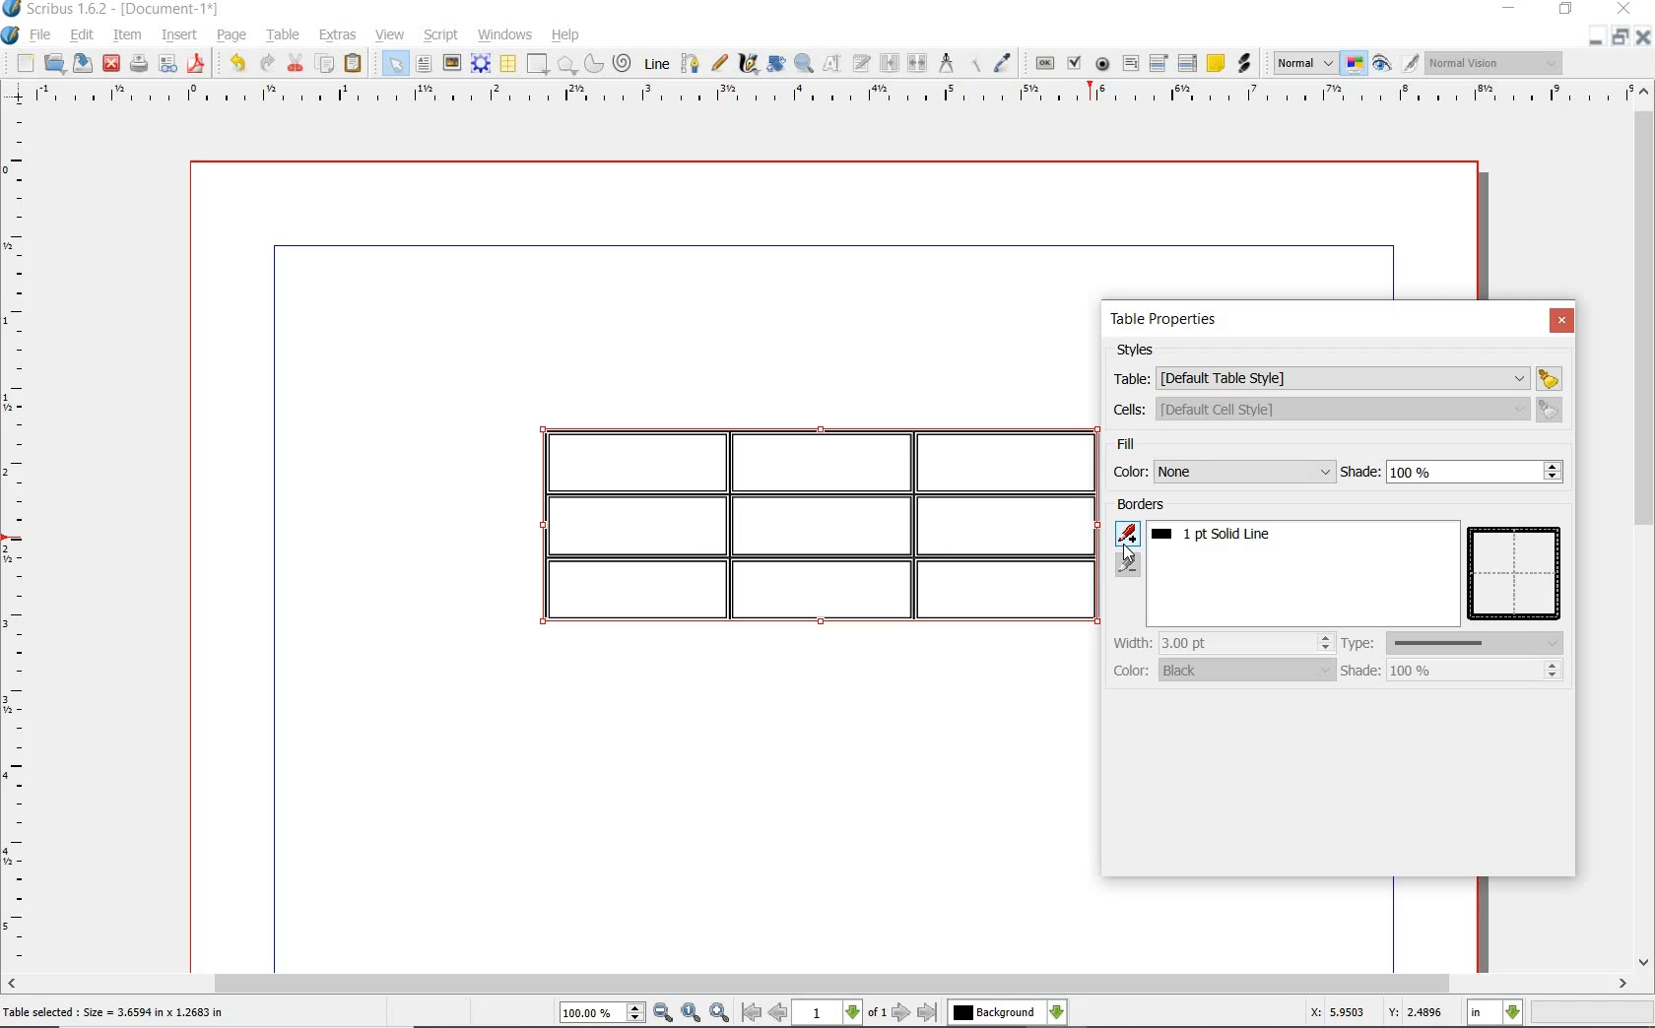  What do you see at coordinates (1645, 35) in the screenshot?
I see `CLOSE` at bounding box center [1645, 35].